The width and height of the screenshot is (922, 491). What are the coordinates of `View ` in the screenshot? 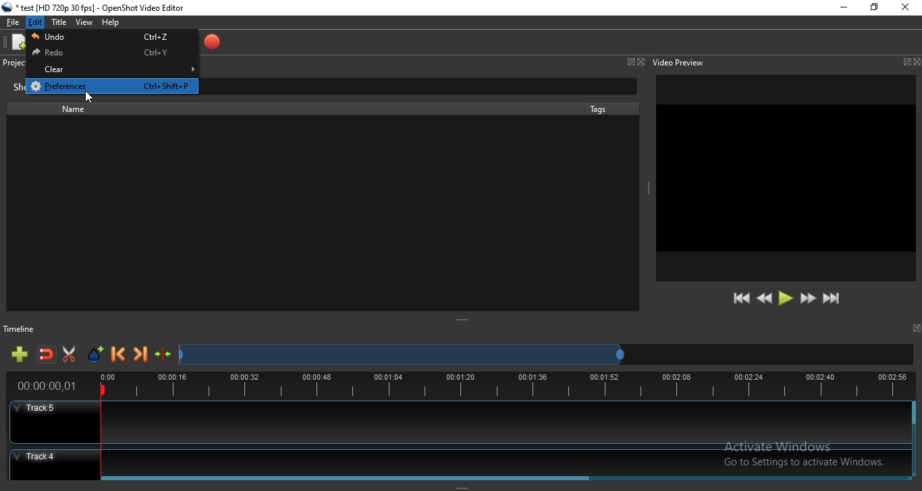 It's located at (84, 23).